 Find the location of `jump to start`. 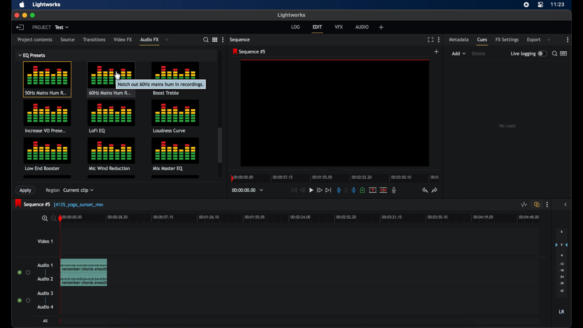

jump to start is located at coordinates (293, 190).